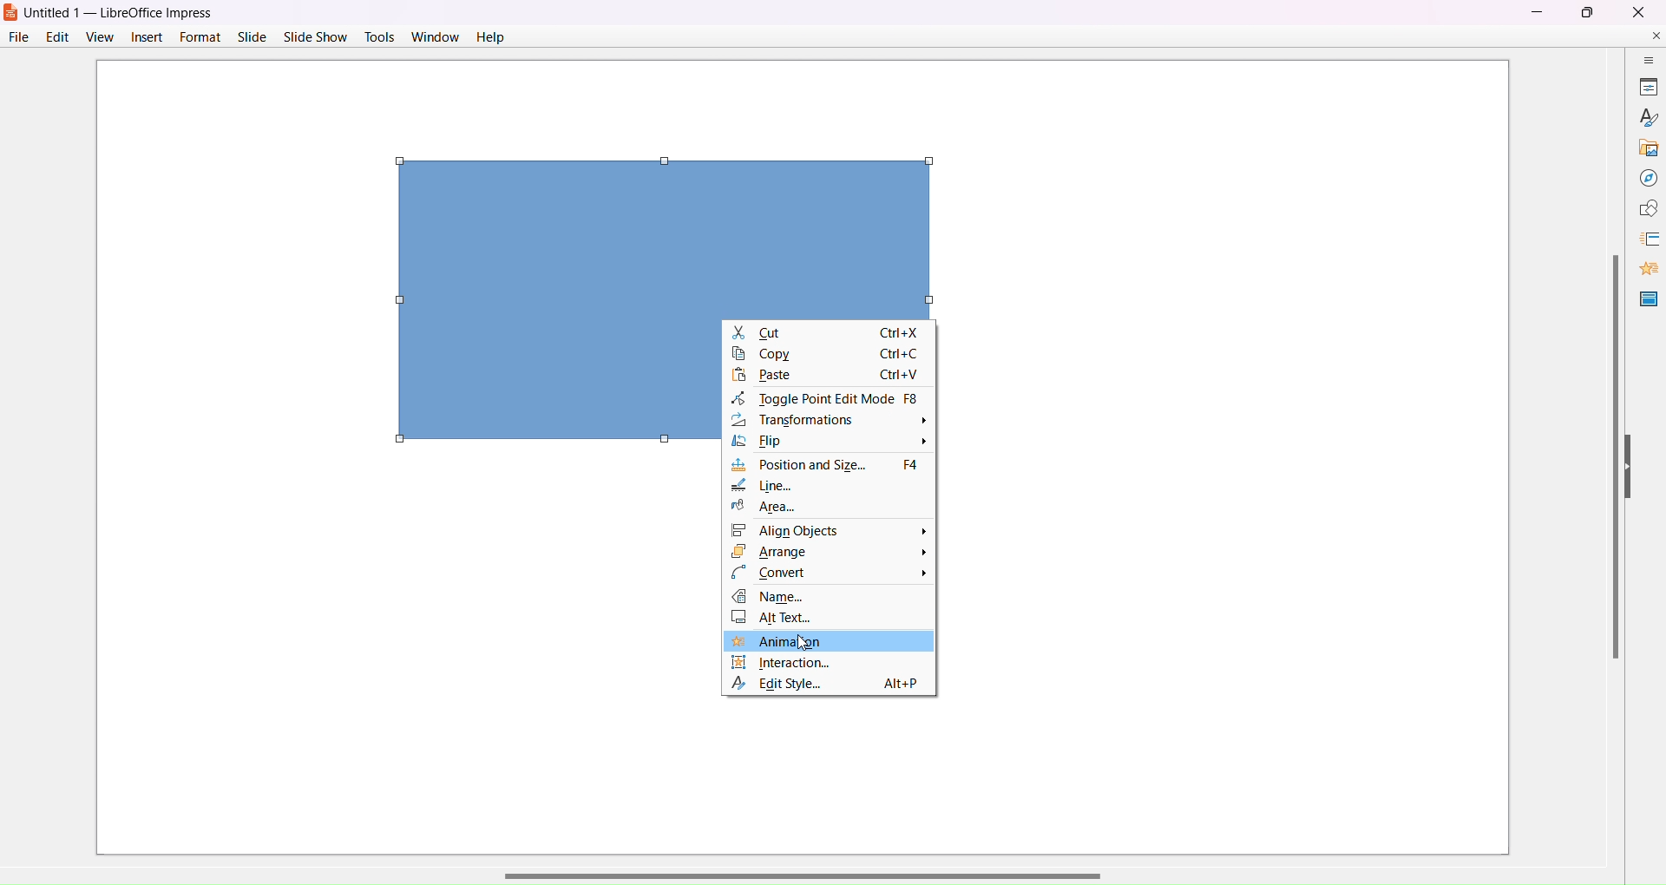 The height and width of the screenshot is (885, 1666). What do you see at coordinates (831, 640) in the screenshot?
I see `Animations` at bounding box center [831, 640].